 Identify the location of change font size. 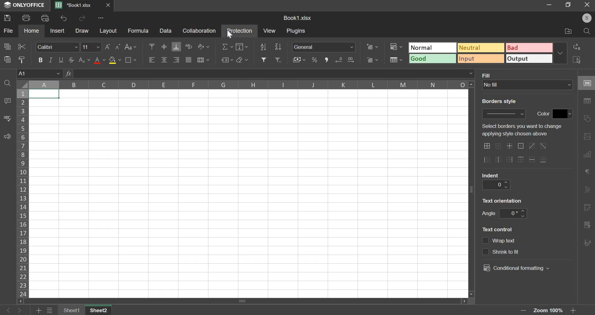
(118, 47).